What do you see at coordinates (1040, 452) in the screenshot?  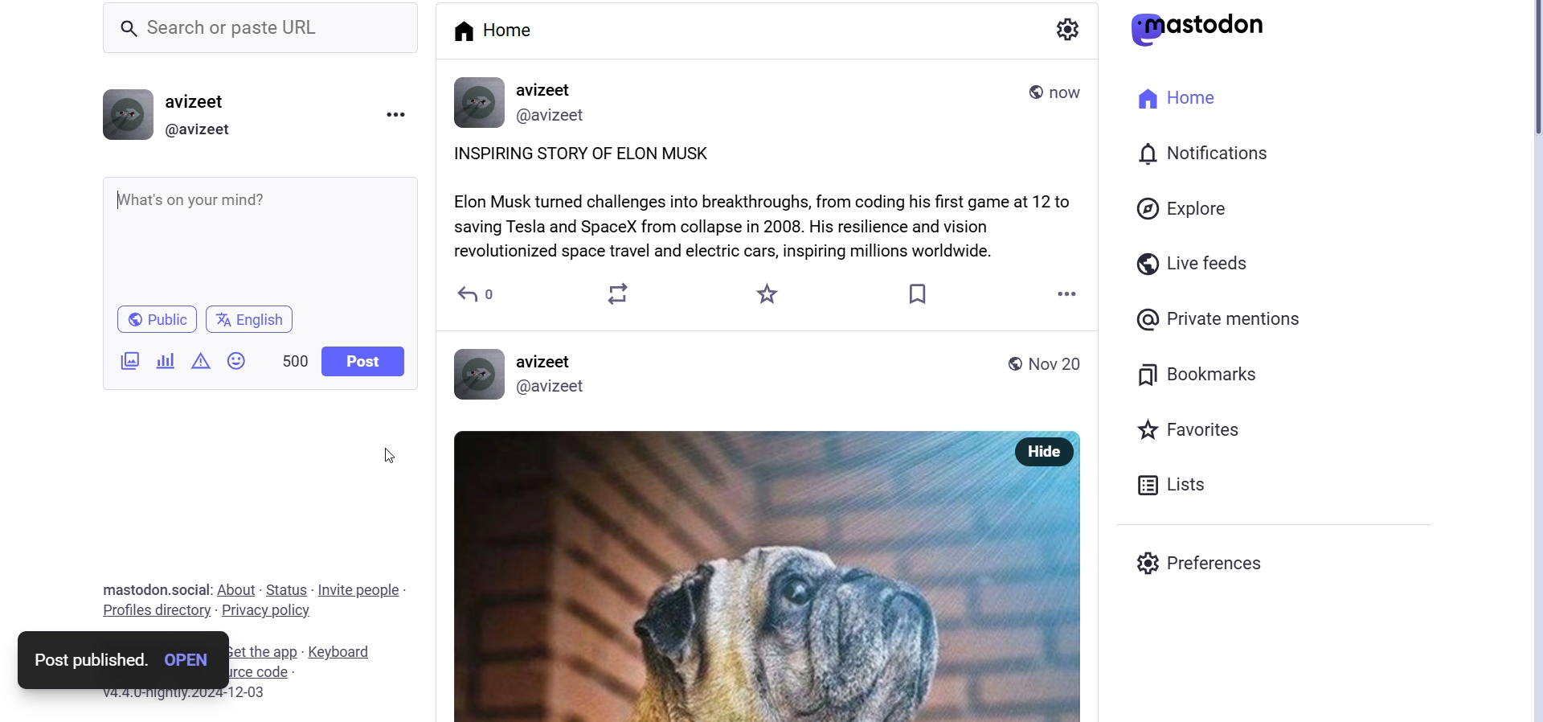 I see `Hide` at bounding box center [1040, 452].